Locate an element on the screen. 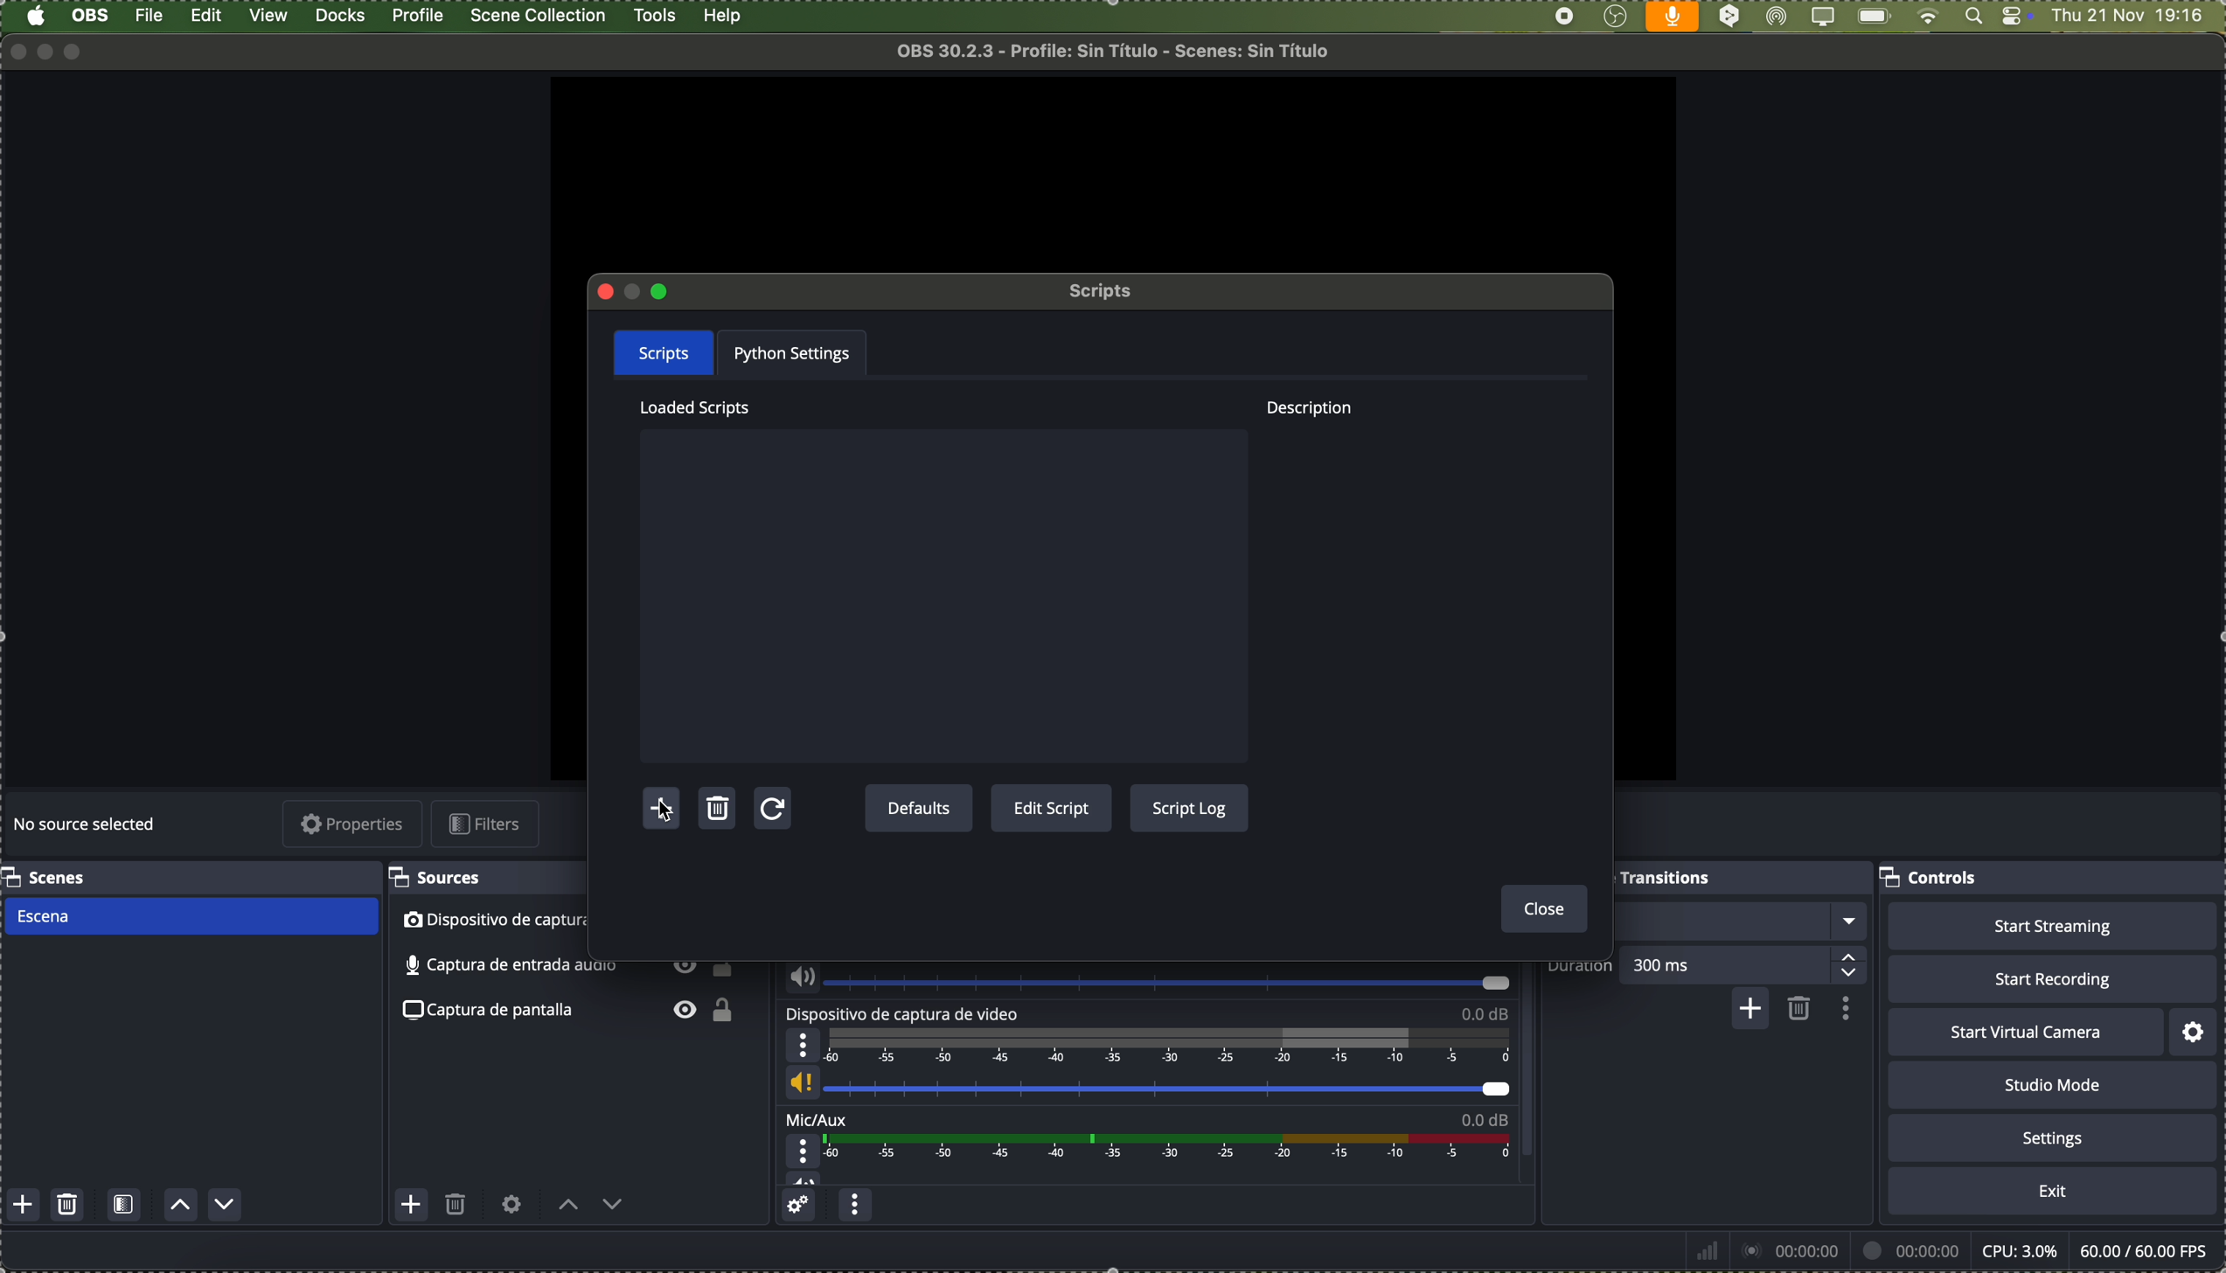 The image size is (2226, 1273). add configurable transition is located at coordinates (1748, 1011).